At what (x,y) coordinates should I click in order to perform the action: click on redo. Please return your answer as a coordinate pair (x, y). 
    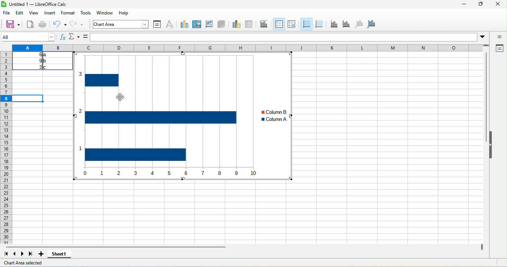
    Looking at the image, I should click on (77, 24).